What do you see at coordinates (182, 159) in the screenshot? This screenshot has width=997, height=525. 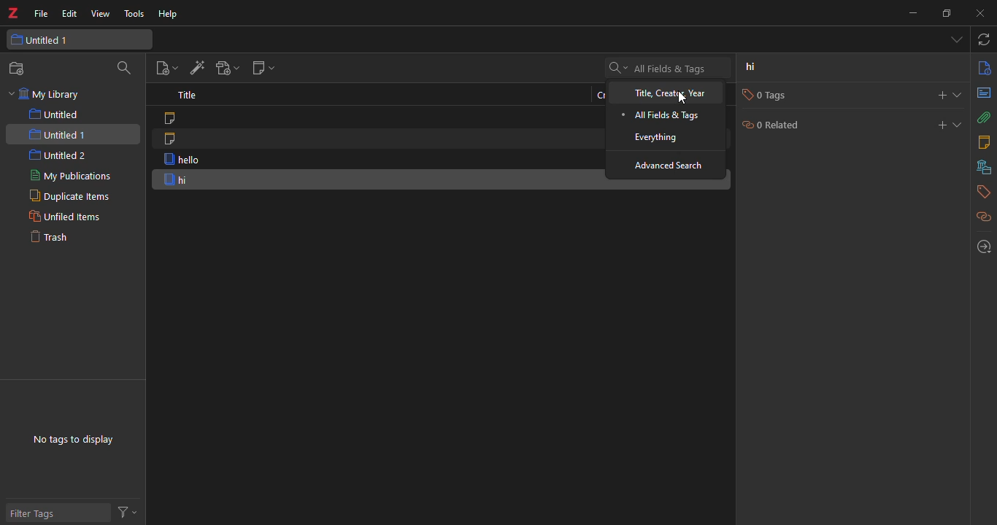 I see `hello` at bounding box center [182, 159].